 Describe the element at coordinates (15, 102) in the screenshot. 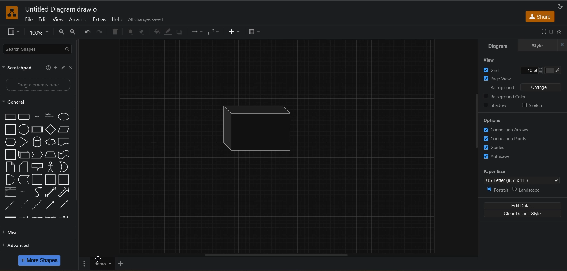

I see `general` at that location.